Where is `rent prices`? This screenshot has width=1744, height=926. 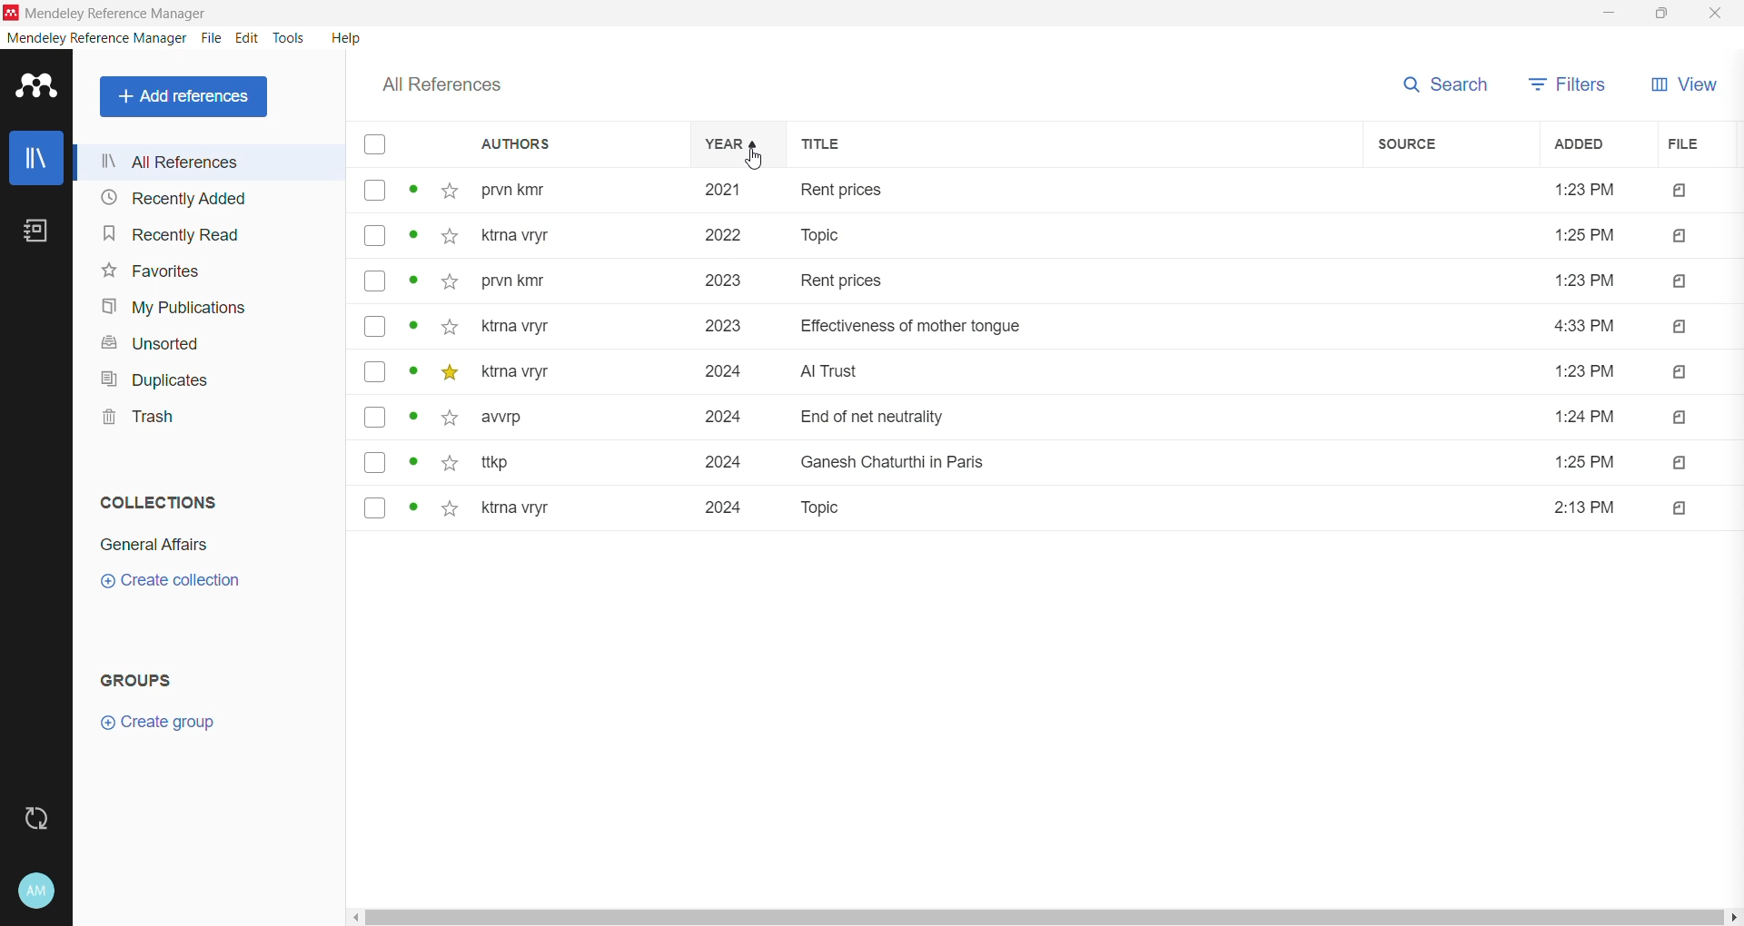
rent prices is located at coordinates (845, 281).